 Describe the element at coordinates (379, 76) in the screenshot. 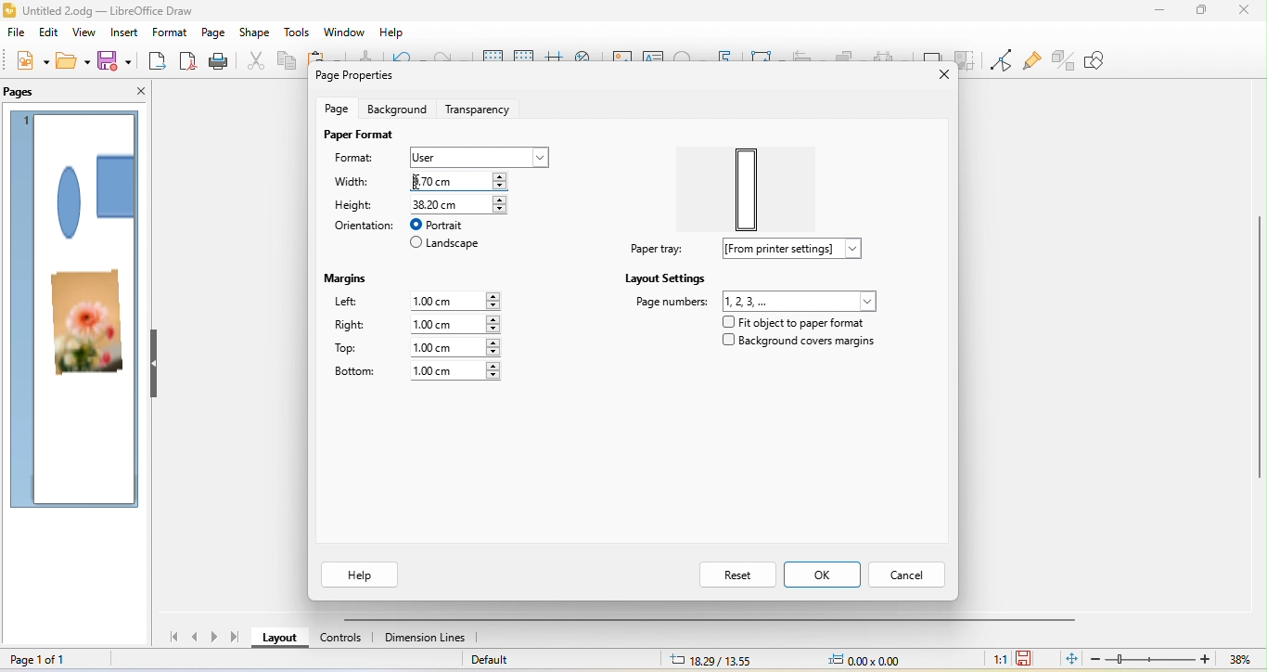

I see `page properties` at that location.